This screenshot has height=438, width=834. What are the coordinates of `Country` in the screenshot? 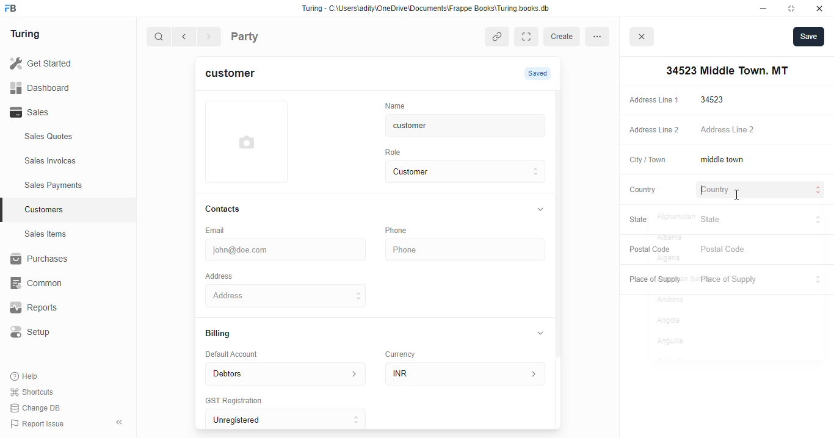 It's located at (642, 189).